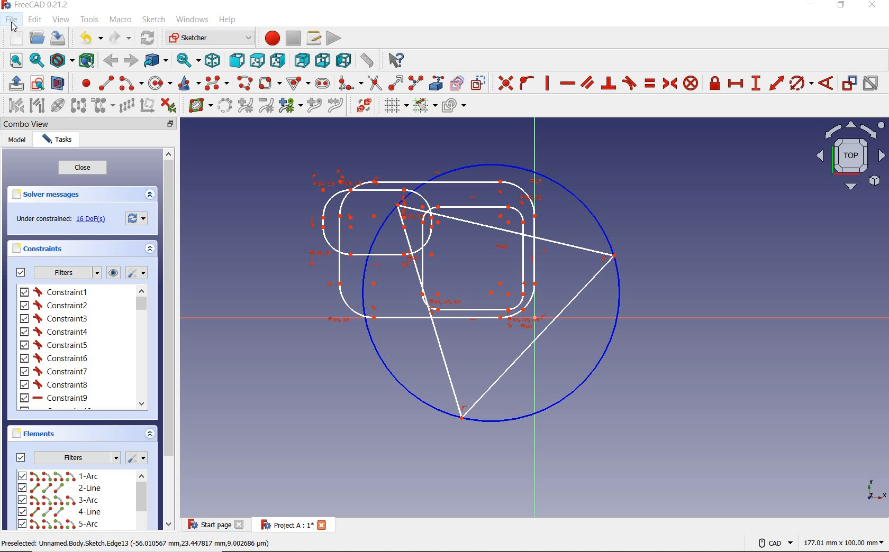 Image resolution: width=889 pixels, height=552 pixels. I want to click on filters, so click(58, 273).